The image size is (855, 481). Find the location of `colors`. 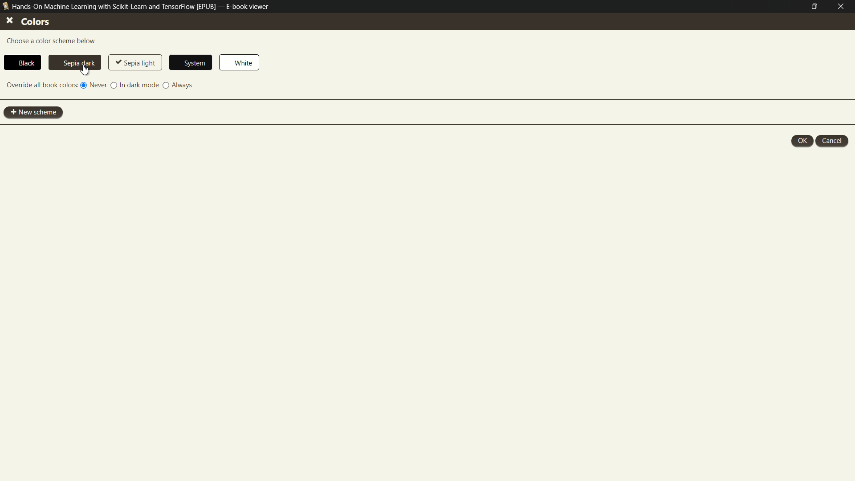

colors is located at coordinates (28, 22).